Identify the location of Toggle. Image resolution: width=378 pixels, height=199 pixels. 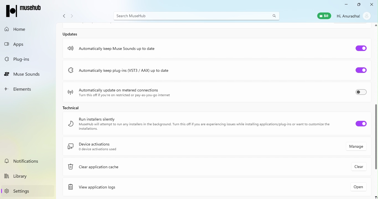
(360, 92).